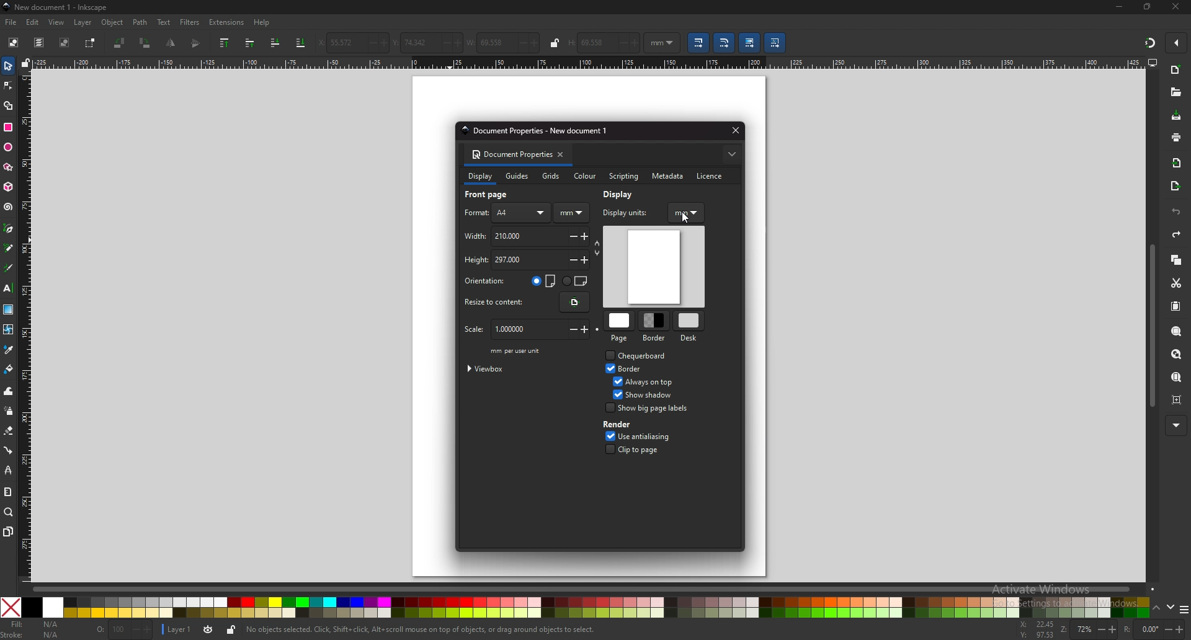  I want to click on Close, so click(11, 607).